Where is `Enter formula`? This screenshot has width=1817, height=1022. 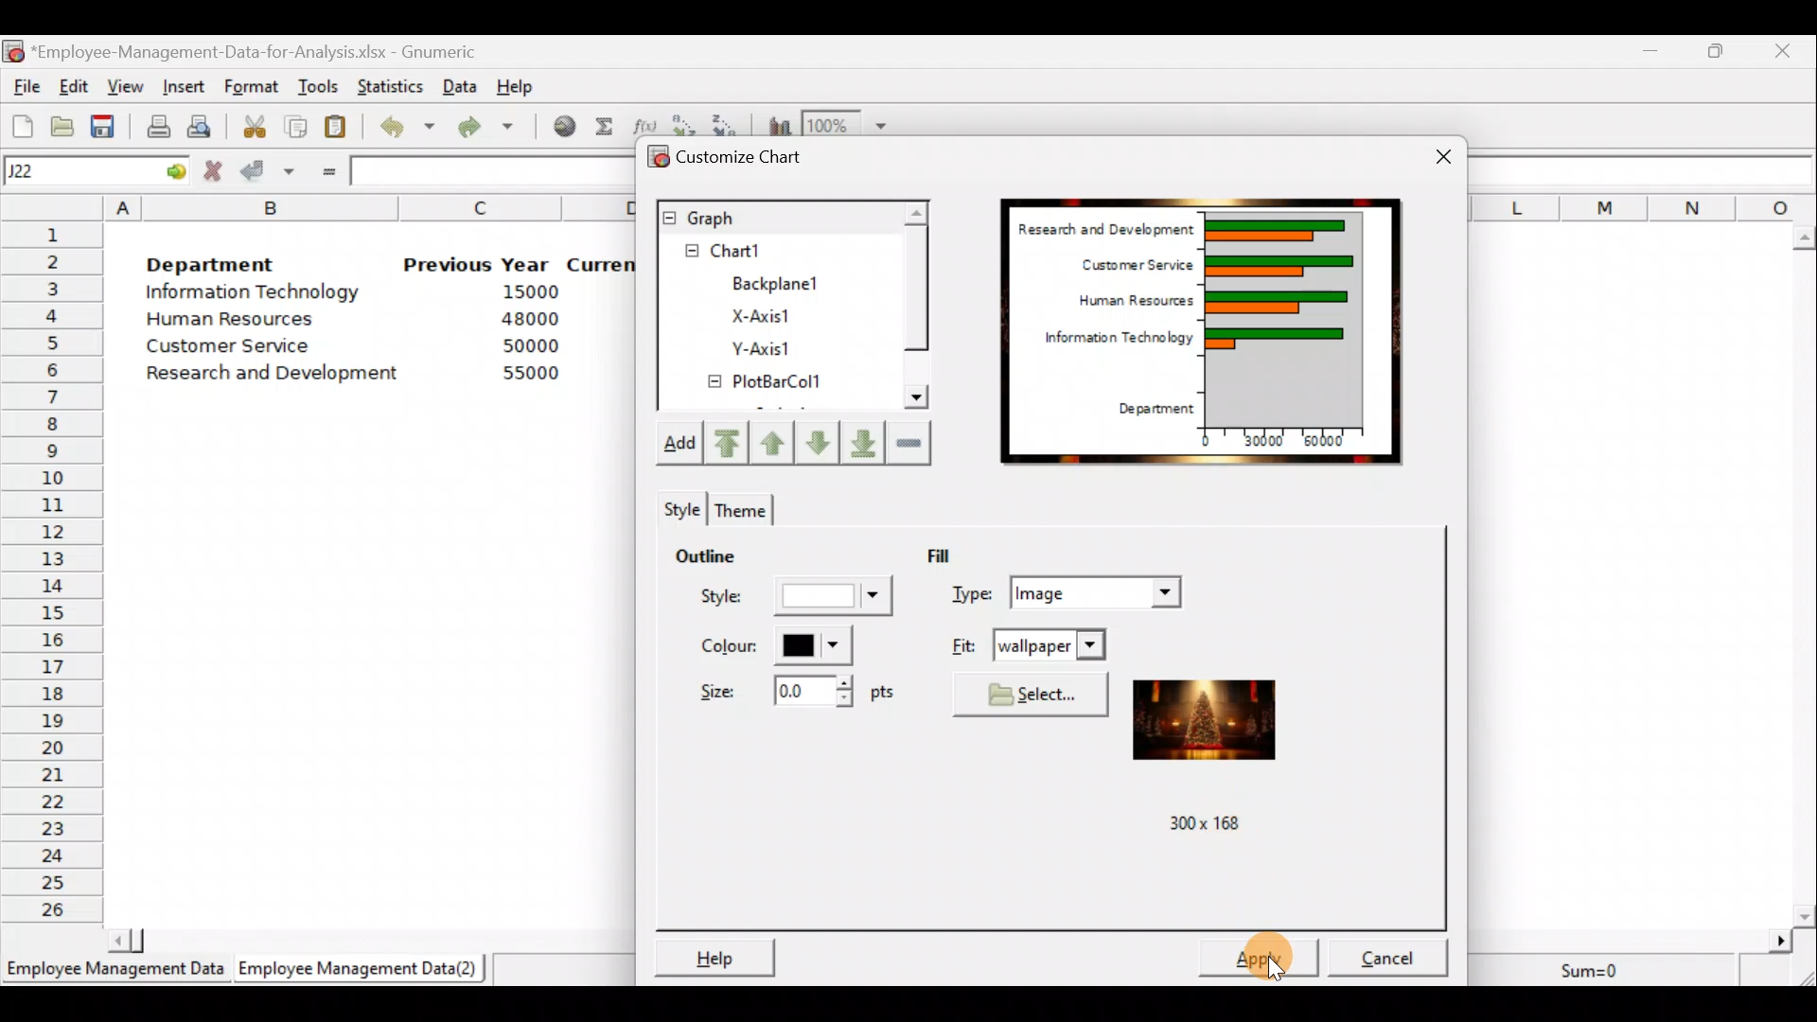 Enter formula is located at coordinates (326, 172).